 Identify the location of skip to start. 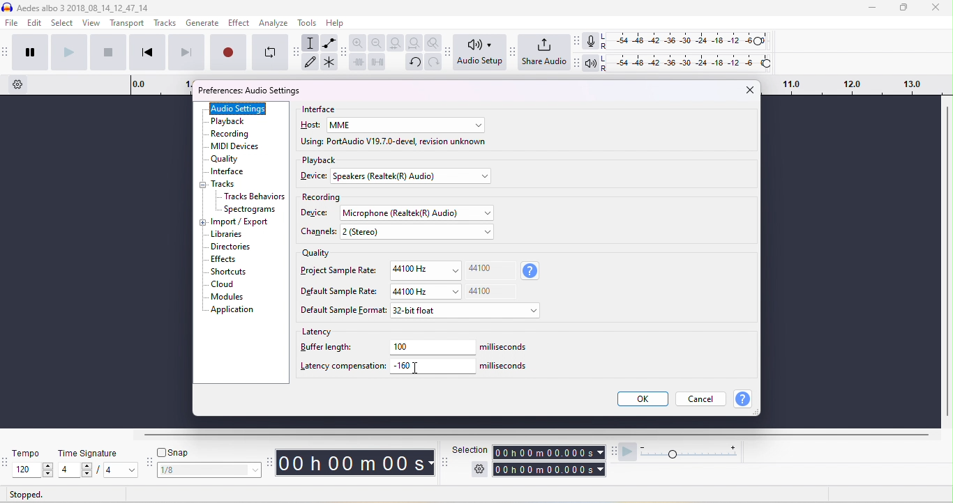
(146, 52).